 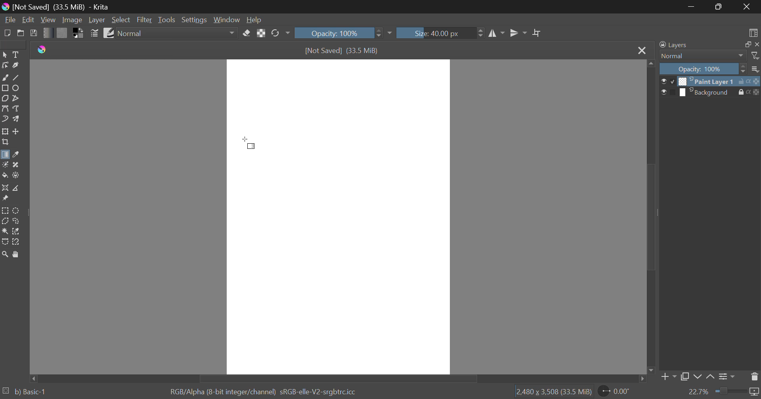 I want to click on Continuous Selection, so click(x=5, y=231).